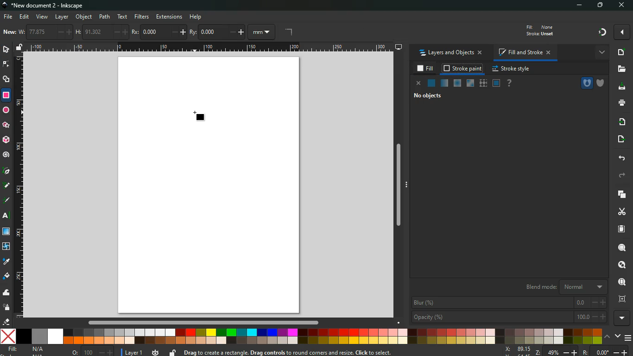  Describe the element at coordinates (6, 292) in the screenshot. I see `wave` at that location.